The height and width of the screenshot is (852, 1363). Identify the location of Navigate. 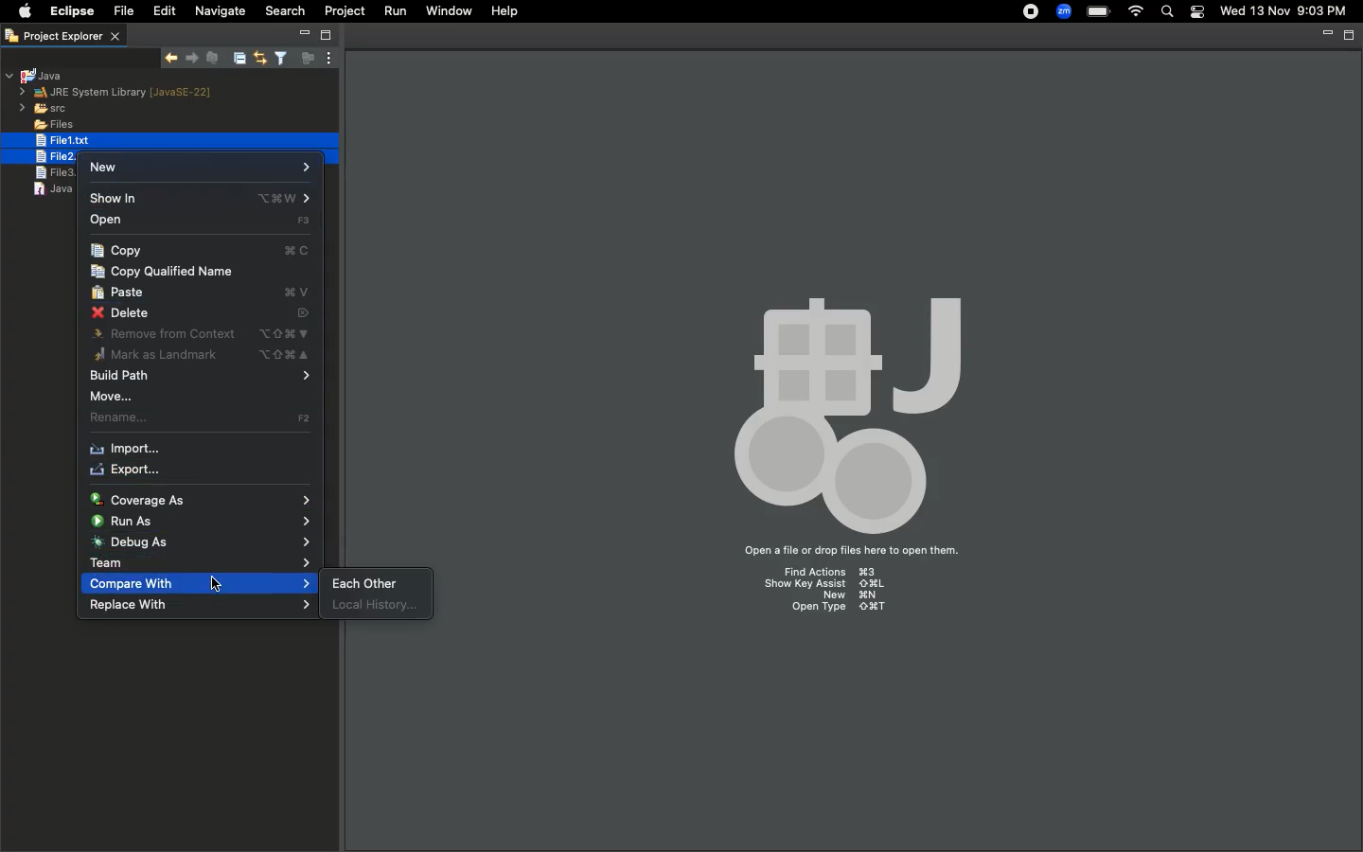
(221, 11).